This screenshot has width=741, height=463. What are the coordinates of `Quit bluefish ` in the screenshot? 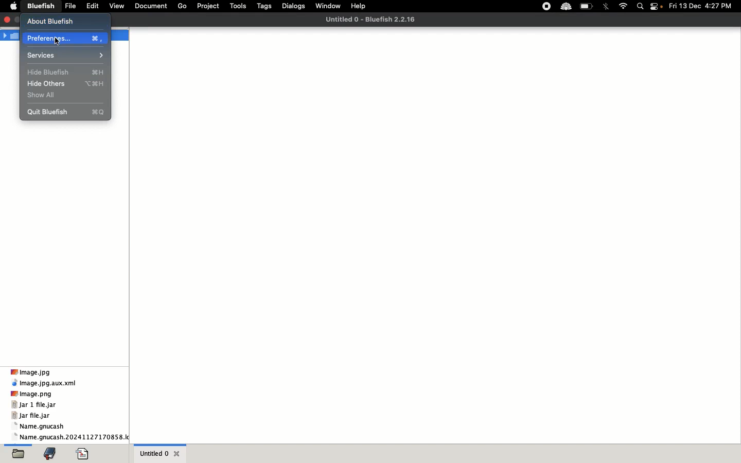 It's located at (69, 113).